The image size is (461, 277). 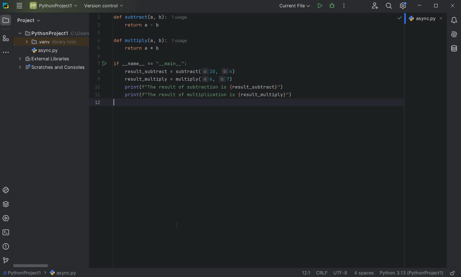 I want to click on project name, so click(x=54, y=34).